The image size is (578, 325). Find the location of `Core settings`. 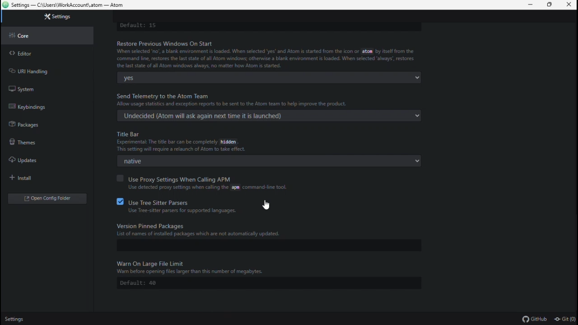

Core settings is located at coordinates (46, 36).